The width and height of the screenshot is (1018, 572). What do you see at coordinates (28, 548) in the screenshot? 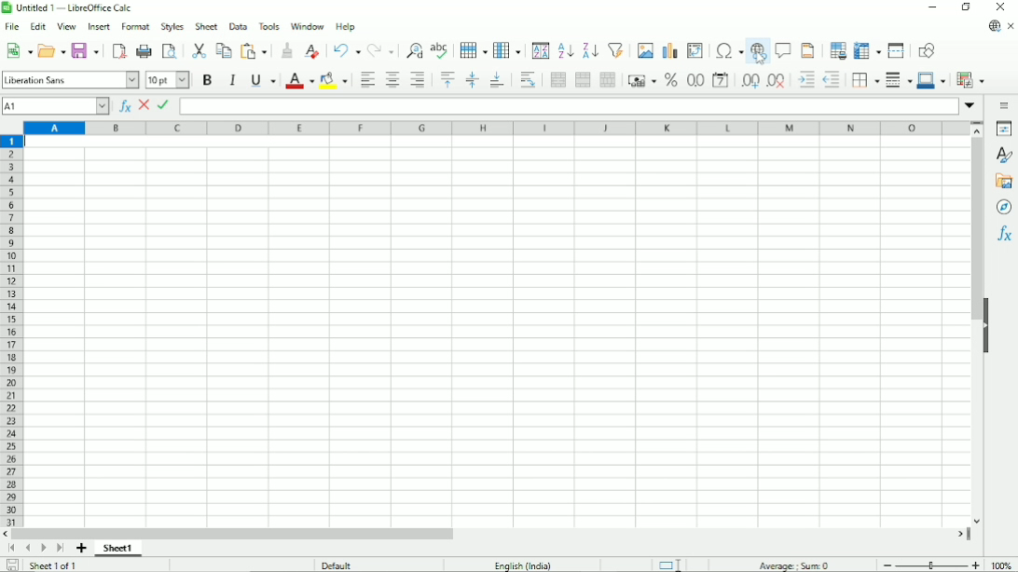
I see `Scroll to previous page` at bounding box center [28, 548].